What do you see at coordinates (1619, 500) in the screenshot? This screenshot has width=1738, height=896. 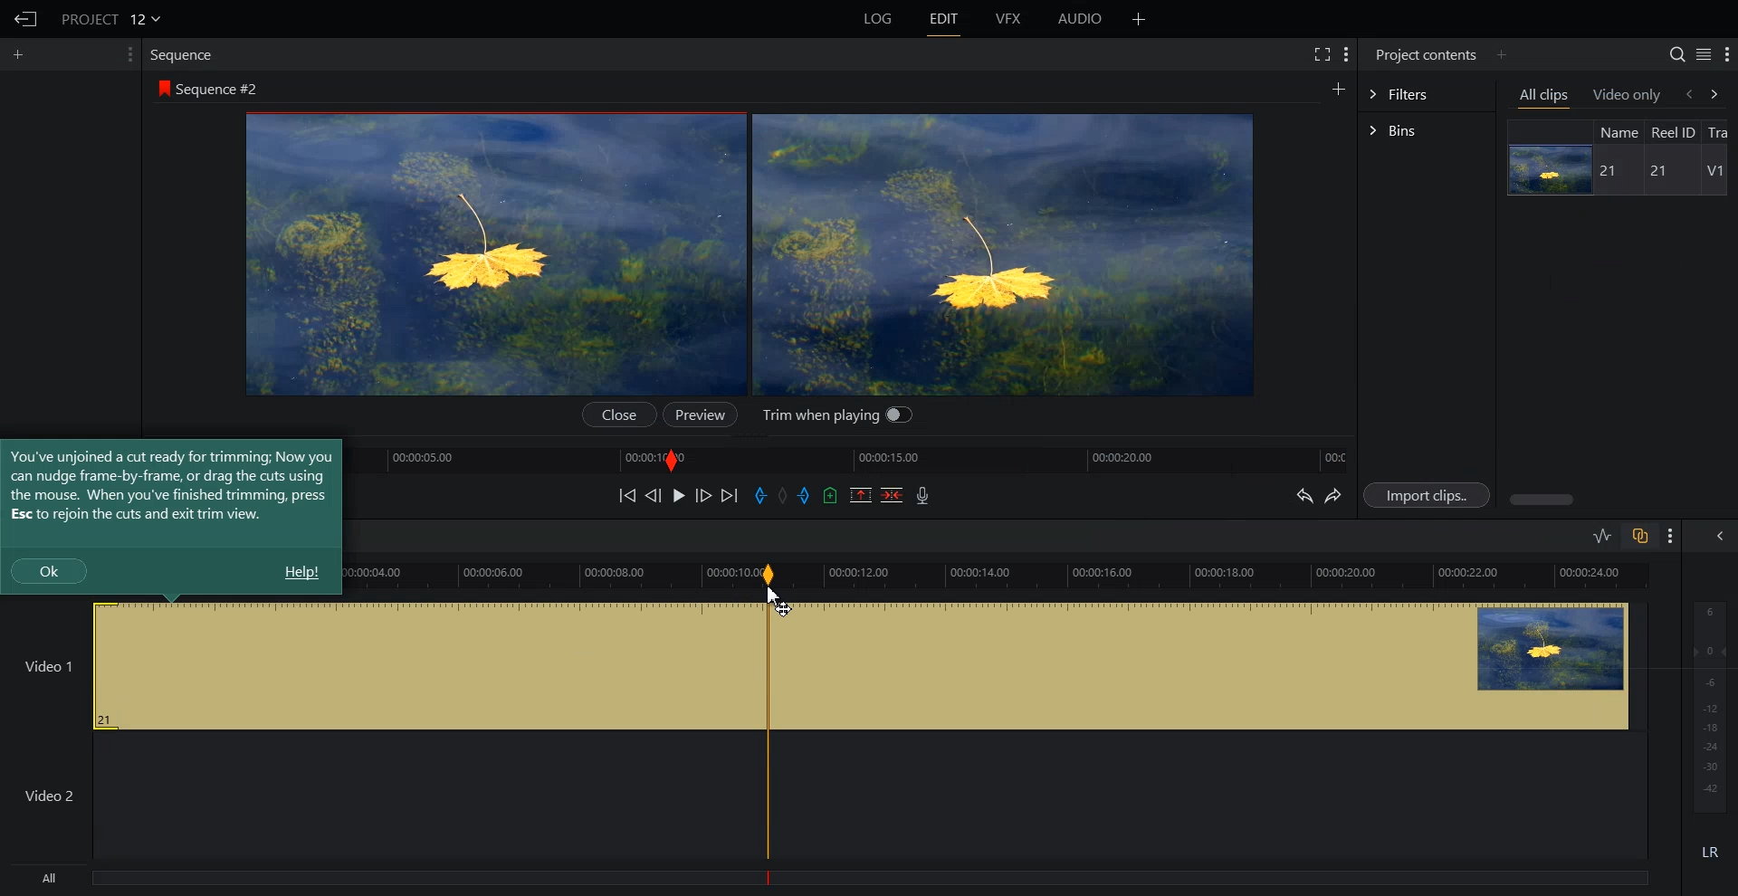 I see `Horizontal Scroll bar` at bounding box center [1619, 500].